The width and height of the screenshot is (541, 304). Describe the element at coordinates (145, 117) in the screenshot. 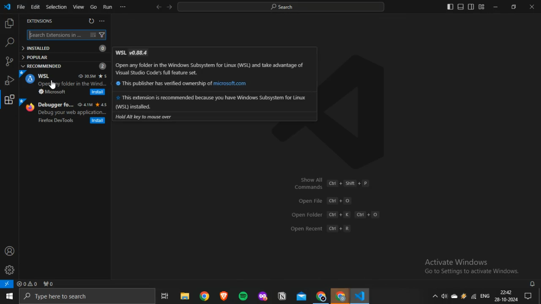

I see `Hold Alt key to mouse over` at that location.